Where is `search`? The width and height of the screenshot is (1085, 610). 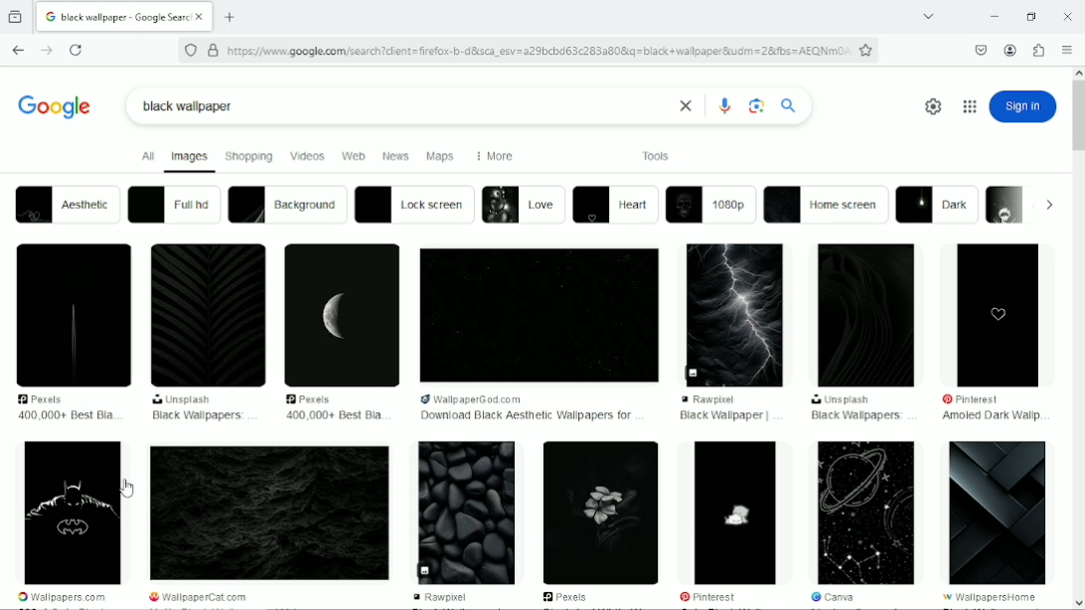 search is located at coordinates (789, 104).